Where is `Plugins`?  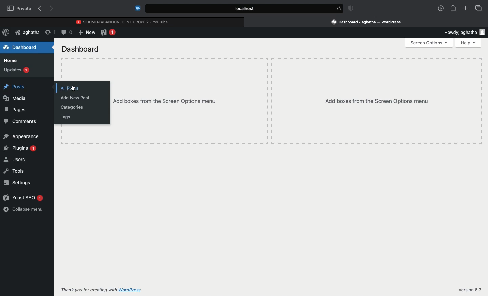 Plugins is located at coordinates (19, 150).